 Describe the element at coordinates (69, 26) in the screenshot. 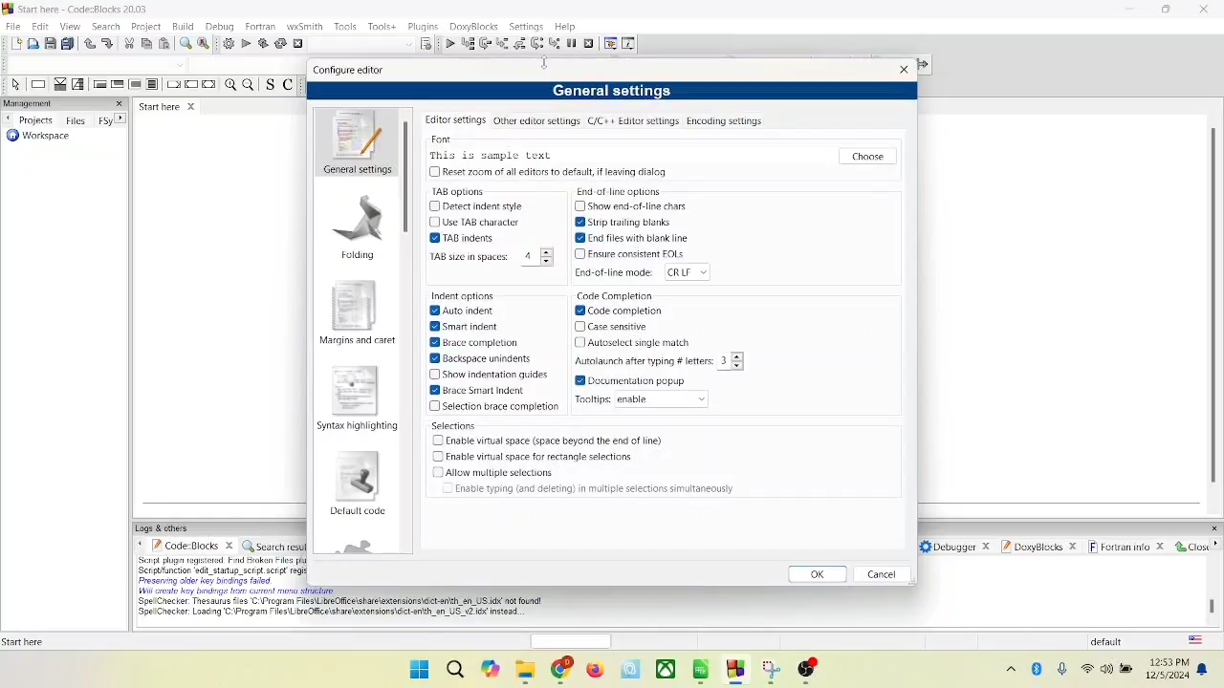

I see `view` at that location.